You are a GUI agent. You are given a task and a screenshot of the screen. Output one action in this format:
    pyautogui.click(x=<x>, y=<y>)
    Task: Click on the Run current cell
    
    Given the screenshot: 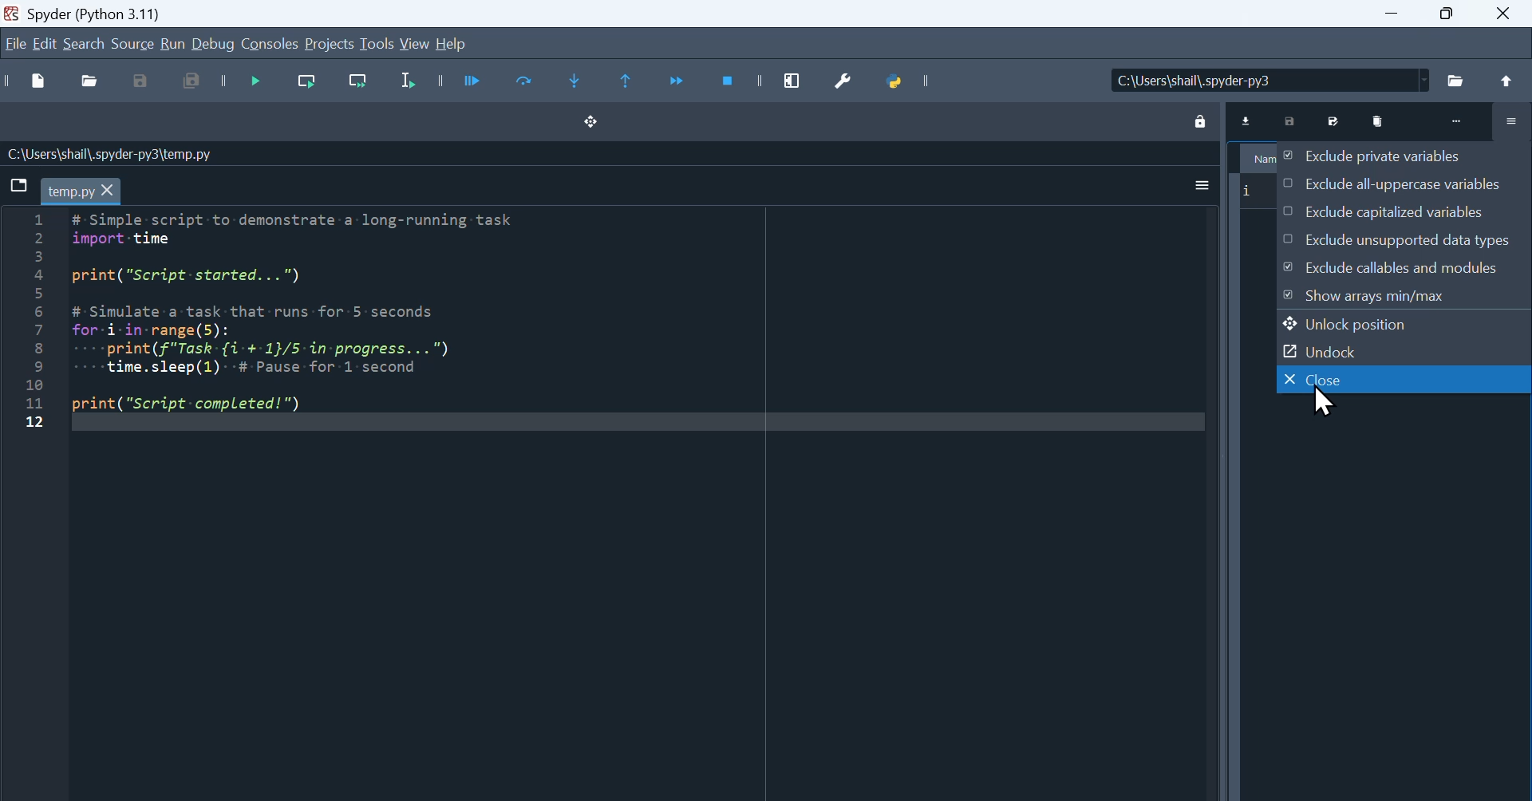 What is the action you would take?
    pyautogui.click(x=526, y=84)
    